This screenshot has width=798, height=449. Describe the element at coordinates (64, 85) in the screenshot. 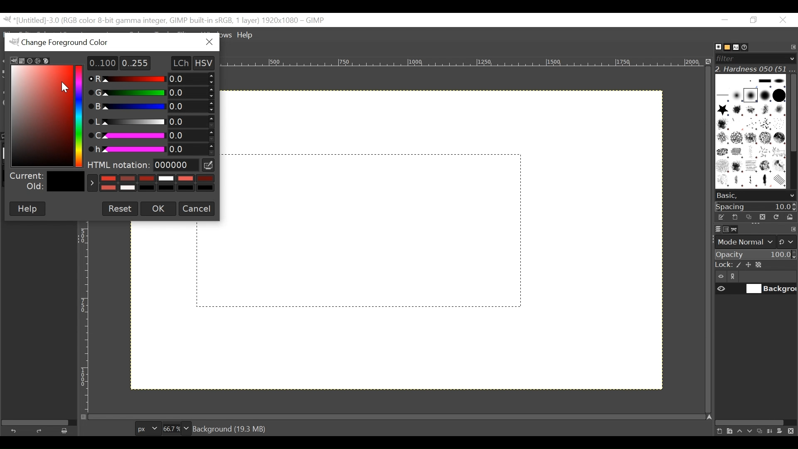

I see `Cursor` at that location.